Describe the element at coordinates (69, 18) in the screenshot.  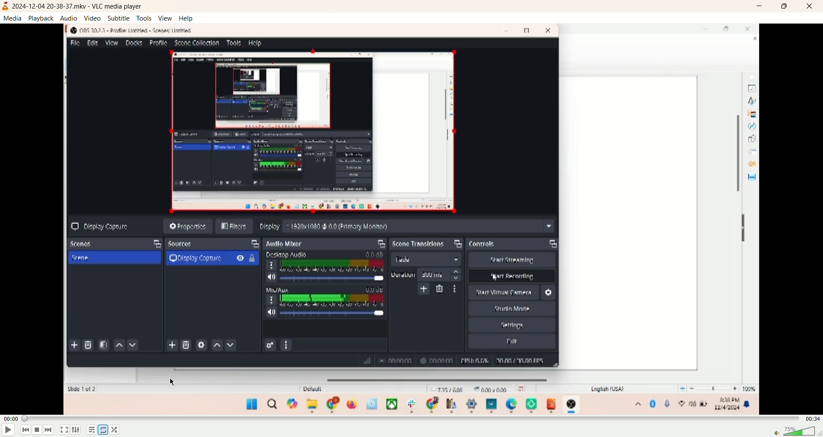
I see `audio` at that location.